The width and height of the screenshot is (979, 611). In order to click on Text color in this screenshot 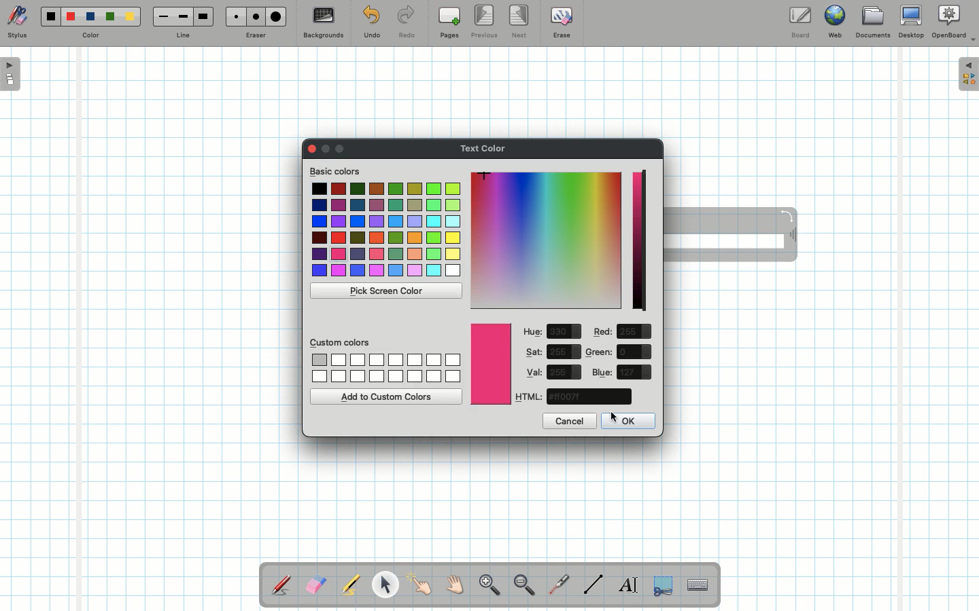, I will do `click(485, 146)`.